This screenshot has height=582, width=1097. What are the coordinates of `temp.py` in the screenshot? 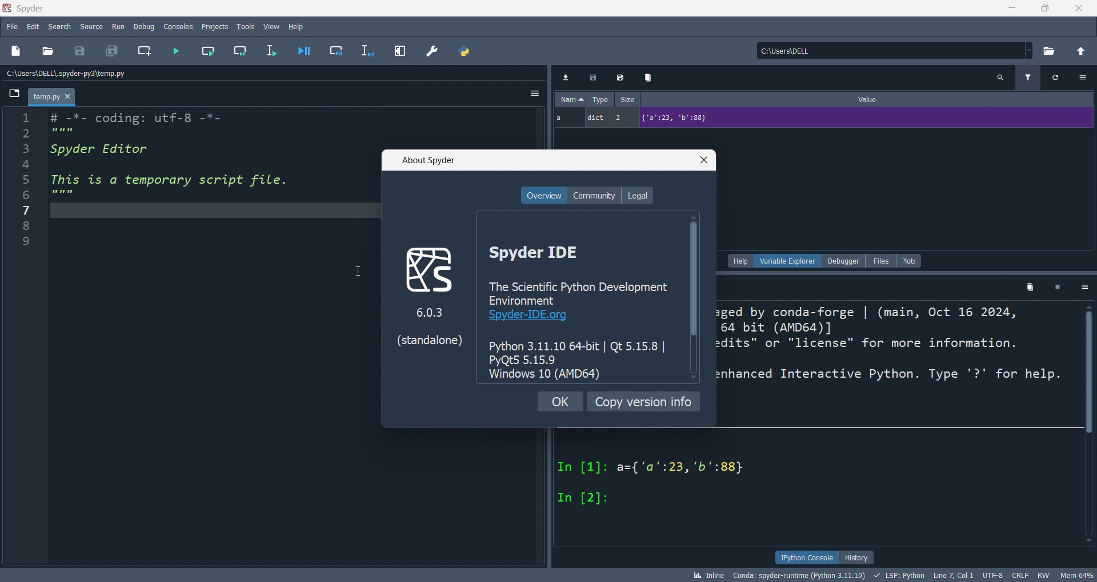 It's located at (51, 97).